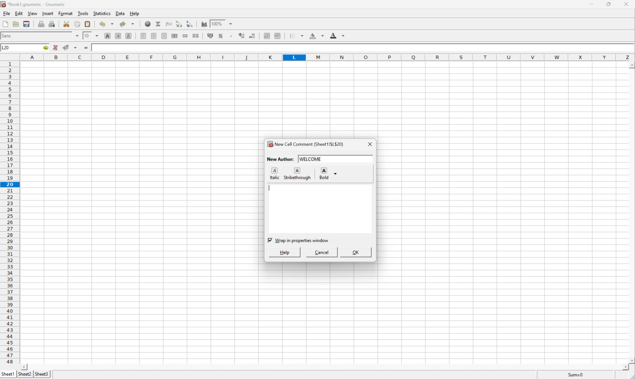  I want to click on Go To, so click(46, 48).